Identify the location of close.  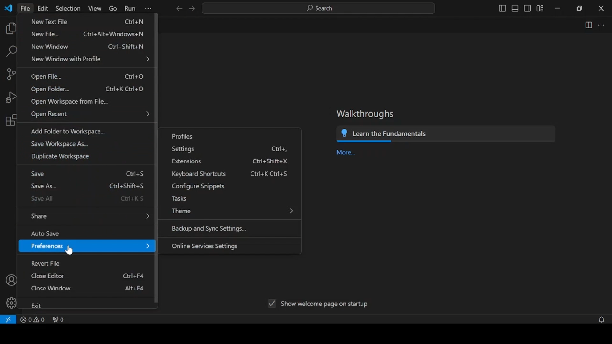
(601, 8).